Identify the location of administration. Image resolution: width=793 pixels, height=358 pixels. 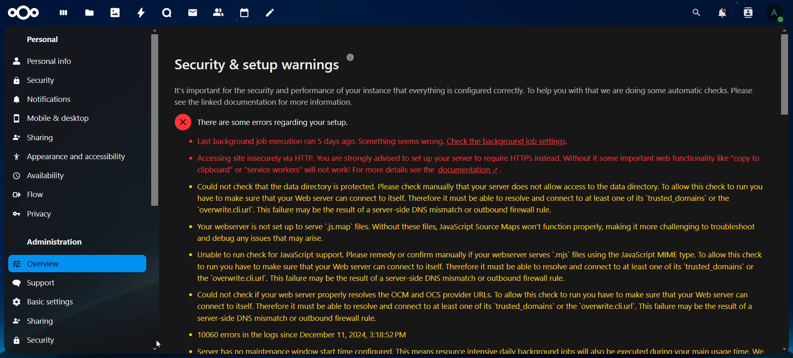
(59, 241).